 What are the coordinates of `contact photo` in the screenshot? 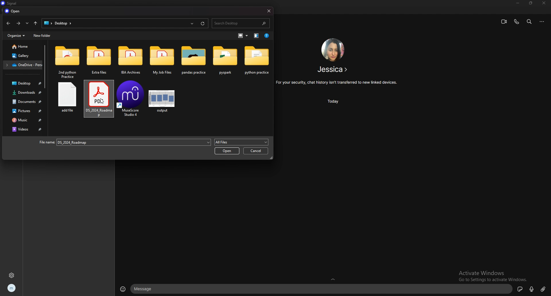 It's located at (332, 49).